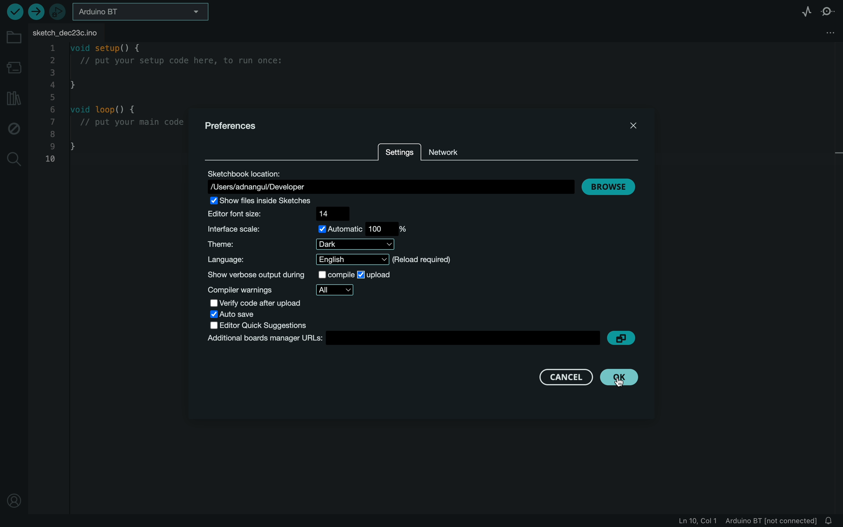 The image size is (843, 527). I want to click on file settings, so click(825, 32).